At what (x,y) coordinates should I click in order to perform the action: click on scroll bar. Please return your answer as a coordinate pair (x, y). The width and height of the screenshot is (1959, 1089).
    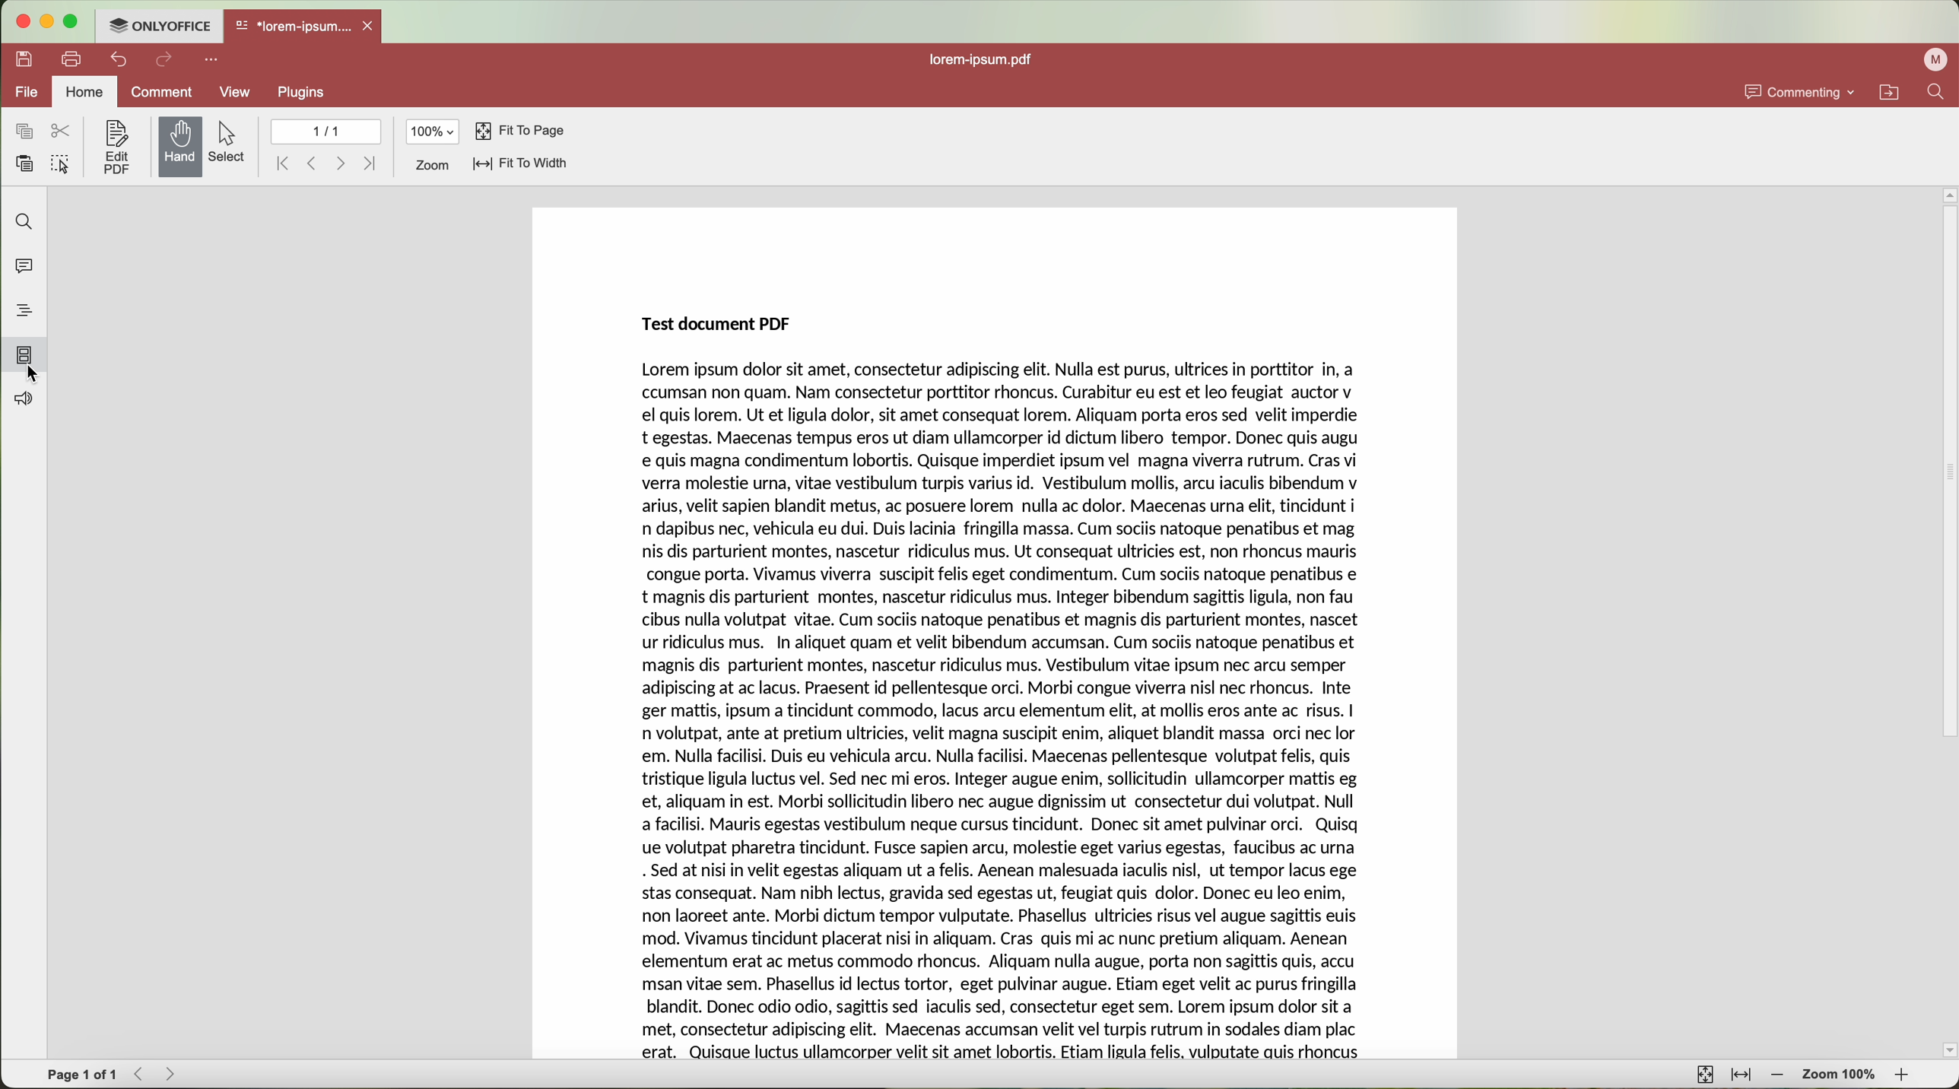
    Looking at the image, I should click on (1947, 621).